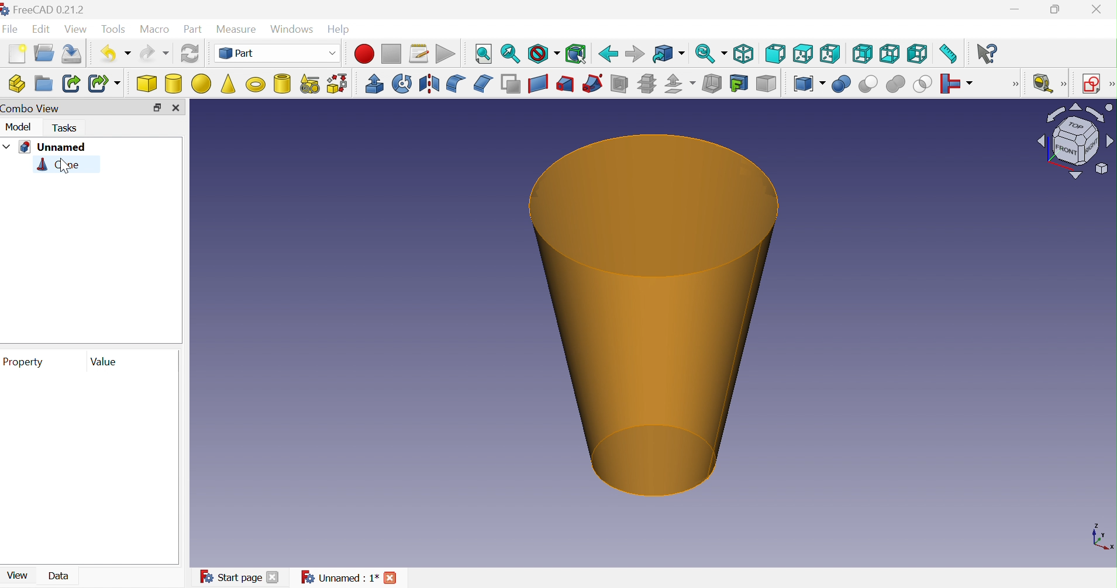 This screenshot has height=588, width=1117. I want to click on Minimize, so click(1015, 10).